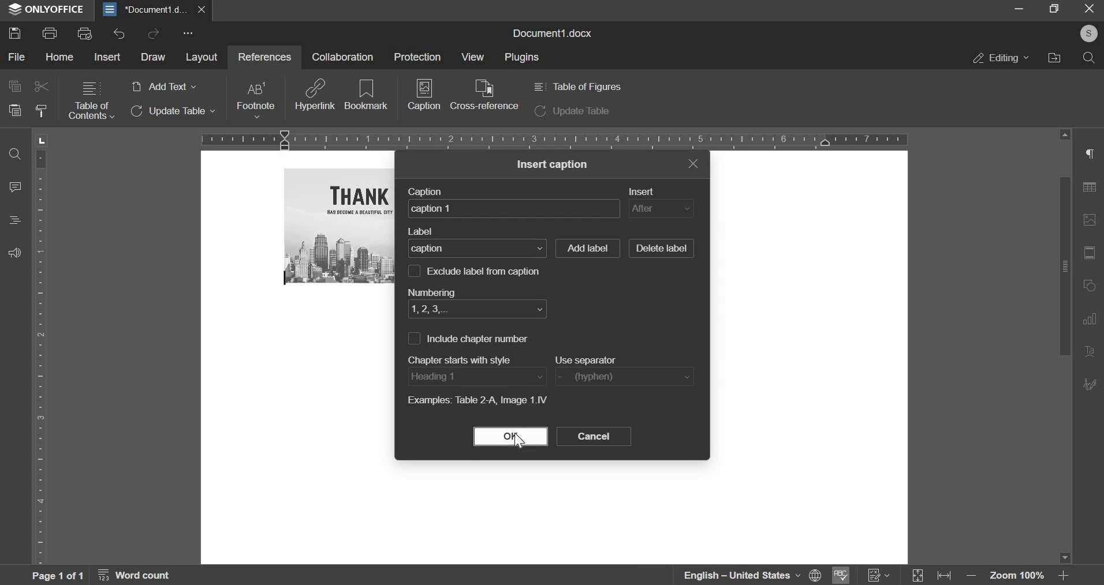  Describe the element at coordinates (141, 577) in the screenshot. I see `word count` at that location.